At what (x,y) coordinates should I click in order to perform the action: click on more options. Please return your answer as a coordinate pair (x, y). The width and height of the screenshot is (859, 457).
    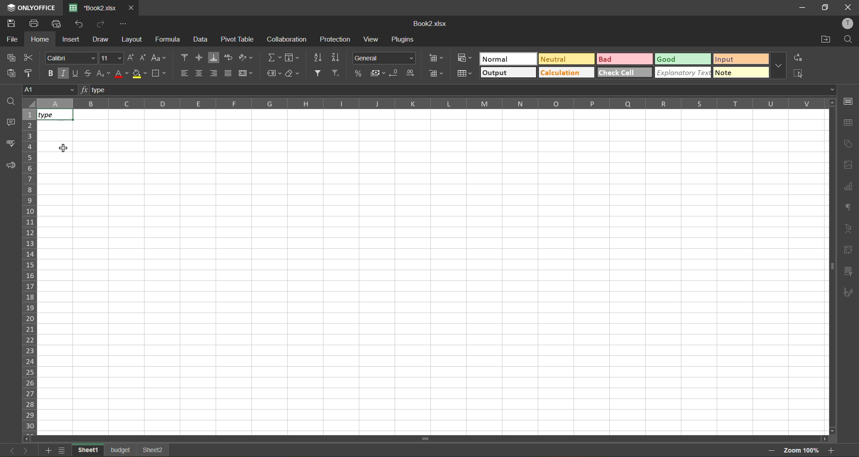
    Looking at the image, I should click on (780, 66).